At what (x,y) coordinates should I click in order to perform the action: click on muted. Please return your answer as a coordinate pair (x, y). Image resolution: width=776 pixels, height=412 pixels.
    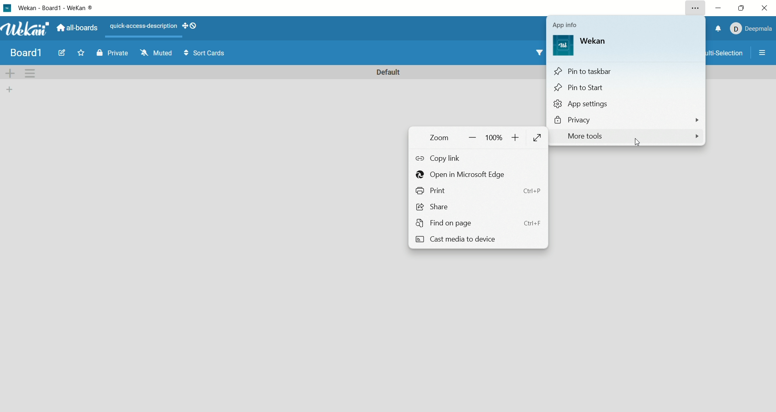
    Looking at the image, I should click on (156, 52).